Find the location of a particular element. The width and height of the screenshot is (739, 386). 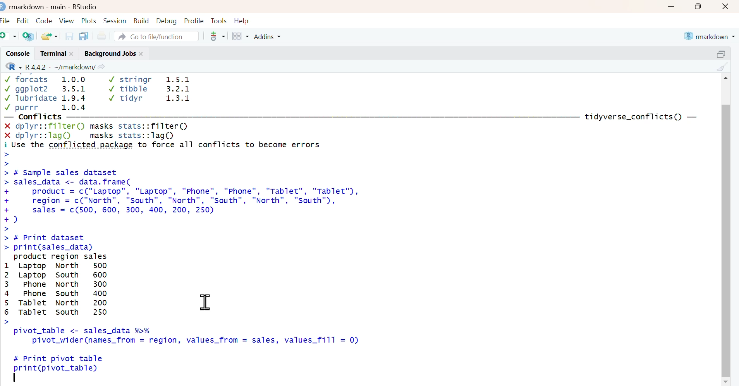

close is located at coordinates (727, 6).